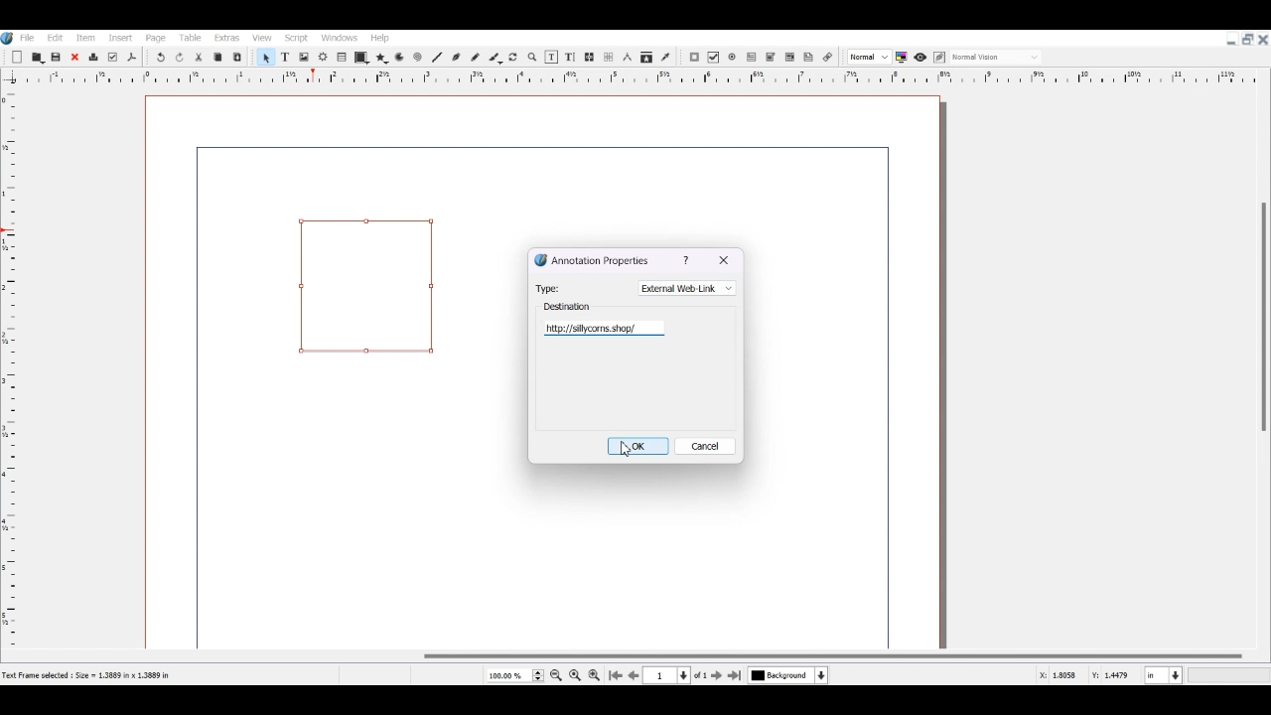 Image resolution: width=1271 pixels, height=715 pixels. What do you see at coordinates (627, 58) in the screenshot?
I see `Measurements` at bounding box center [627, 58].